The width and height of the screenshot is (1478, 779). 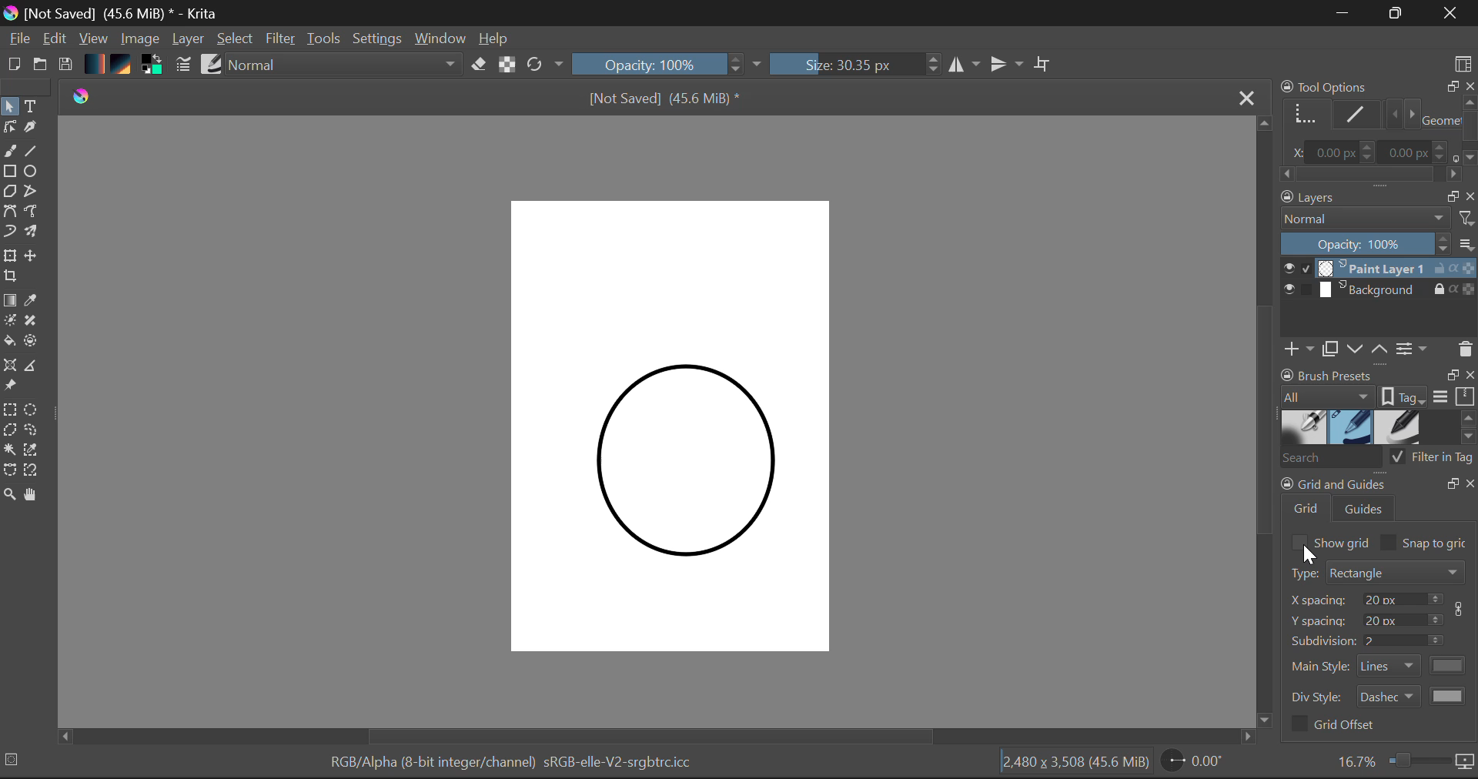 What do you see at coordinates (543, 66) in the screenshot?
I see `Refresh` at bounding box center [543, 66].